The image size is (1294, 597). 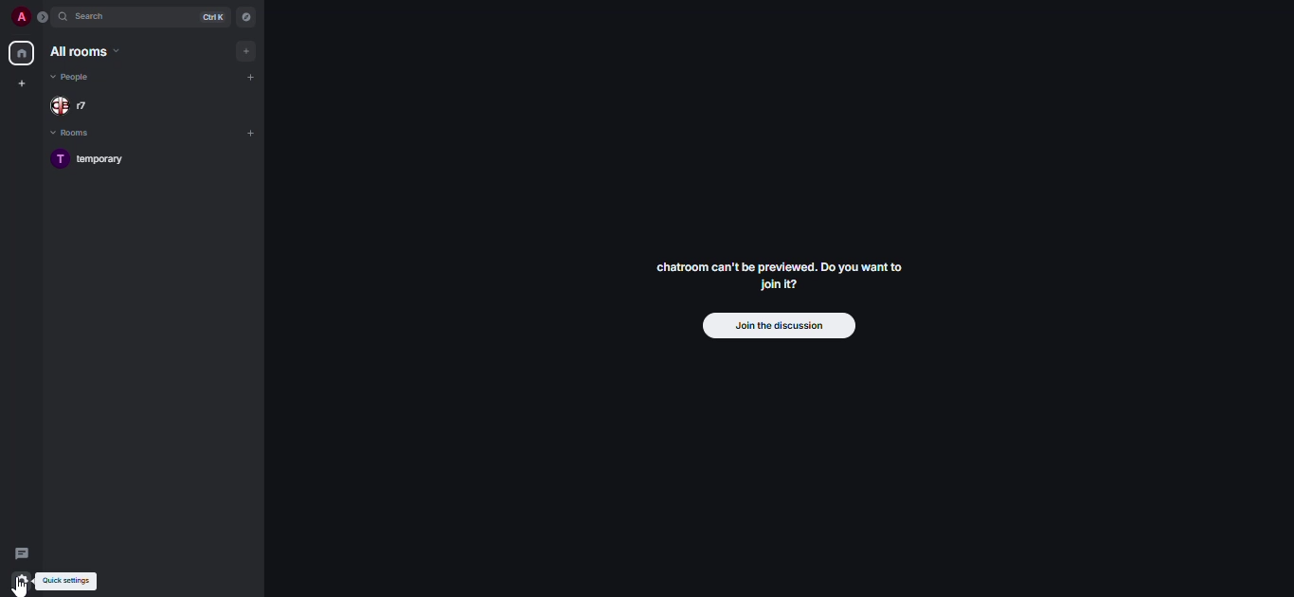 What do you see at coordinates (23, 552) in the screenshot?
I see `threads` at bounding box center [23, 552].